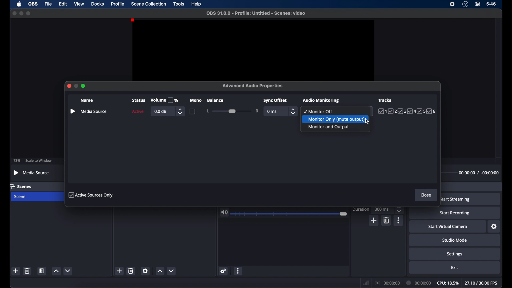 The image size is (512, 288). Describe the element at coordinates (63, 4) in the screenshot. I see `edit` at that location.